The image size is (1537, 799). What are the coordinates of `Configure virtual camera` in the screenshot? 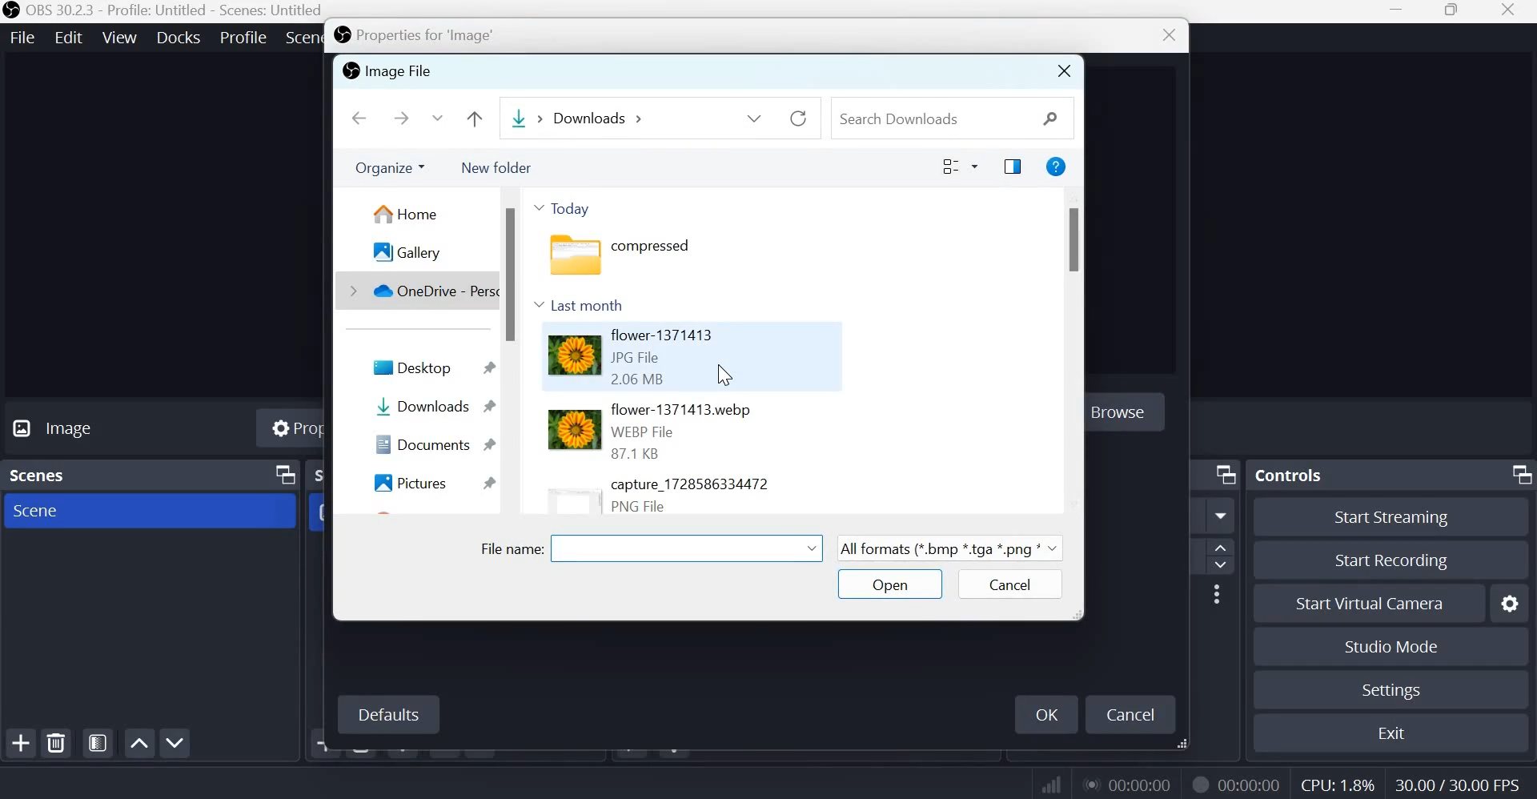 It's located at (1511, 601).